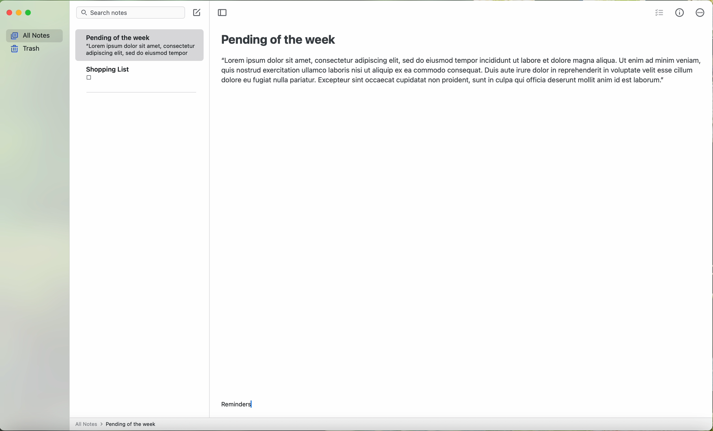 This screenshot has width=713, height=431. What do you see at coordinates (222, 13) in the screenshot?
I see `toggle sidebar` at bounding box center [222, 13].